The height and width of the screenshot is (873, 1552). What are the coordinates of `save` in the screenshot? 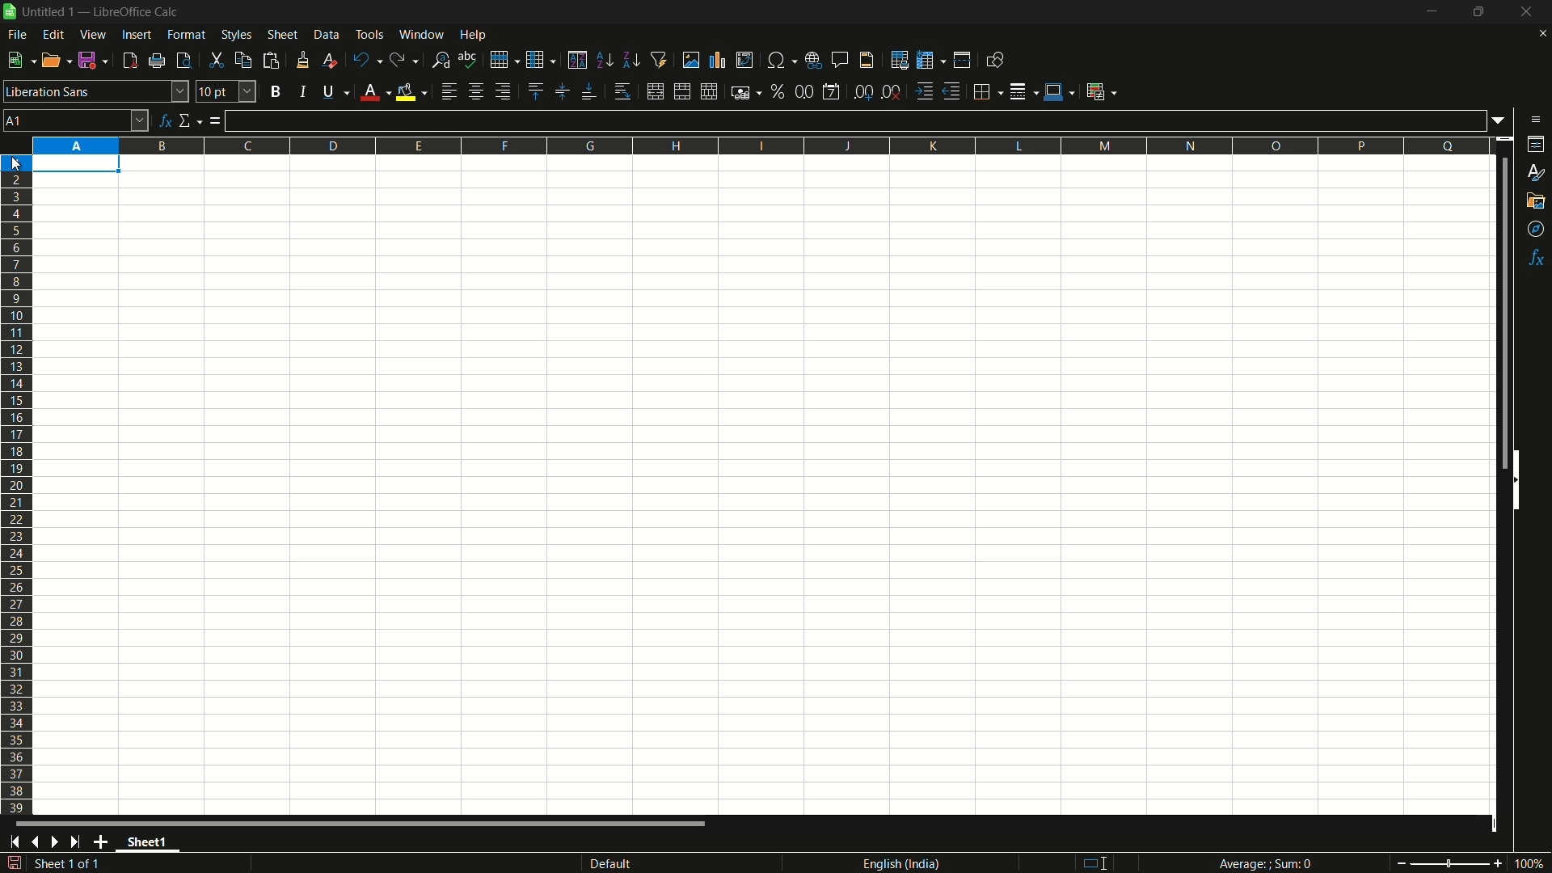 It's located at (95, 61).